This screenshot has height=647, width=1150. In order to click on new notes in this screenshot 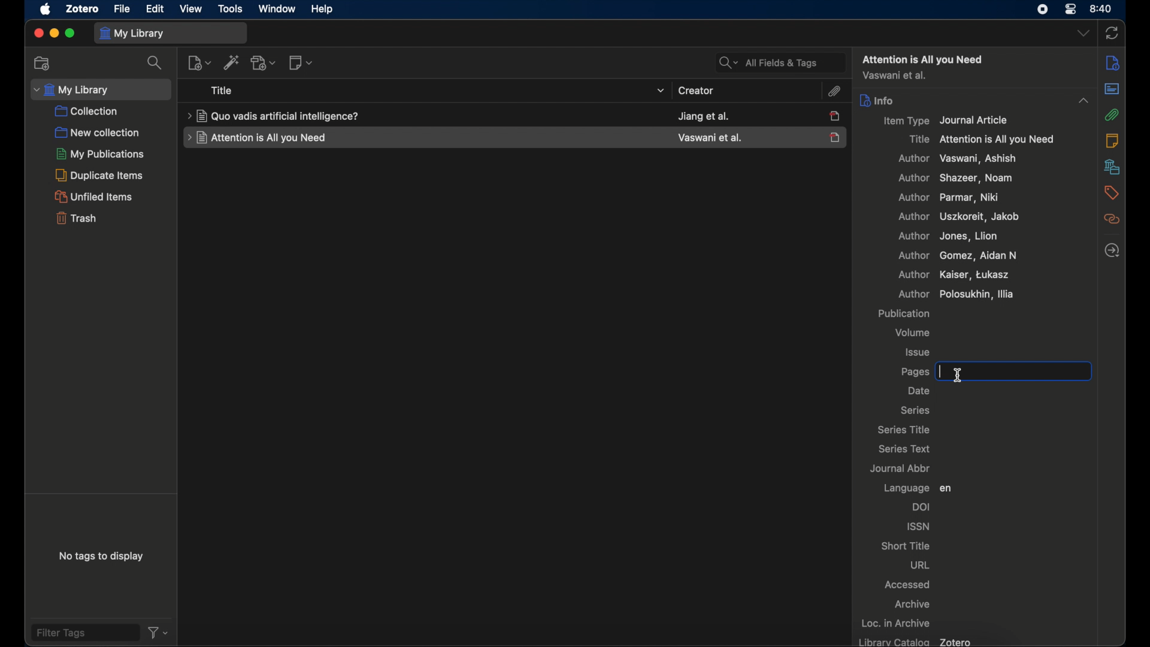, I will do `click(301, 63)`.